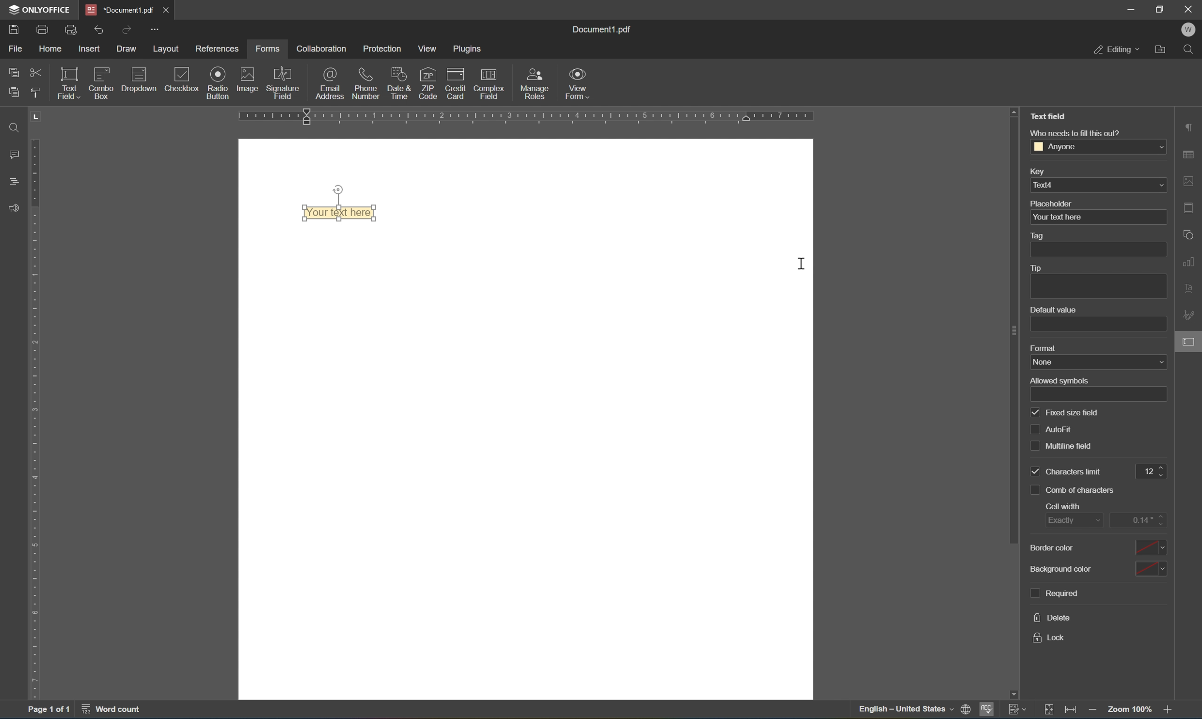 This screenshot has height=719, width=1202. I want to click on Track changes, so click(1050, 710).